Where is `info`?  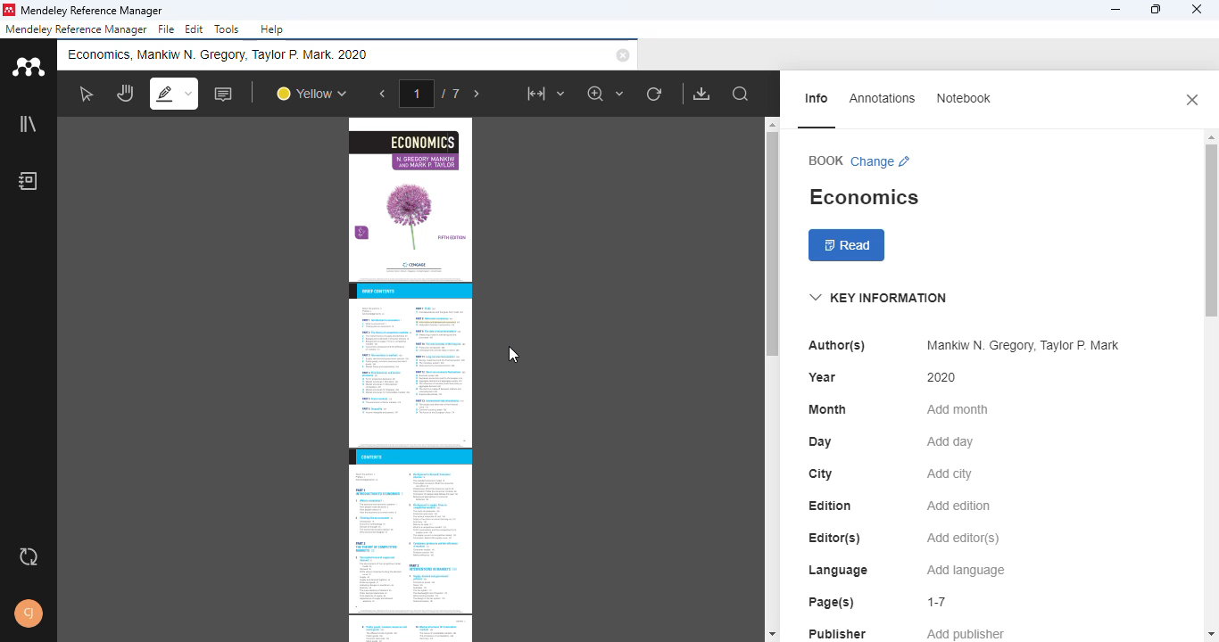
info is located at coordinates (818, 98).